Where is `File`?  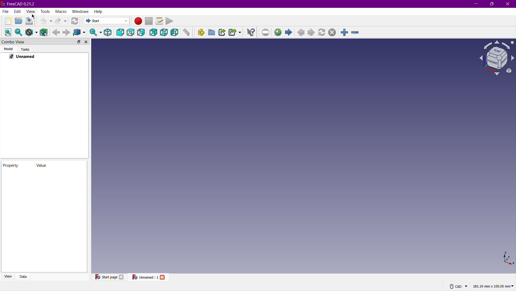 File is located at coordinates (5, 12).